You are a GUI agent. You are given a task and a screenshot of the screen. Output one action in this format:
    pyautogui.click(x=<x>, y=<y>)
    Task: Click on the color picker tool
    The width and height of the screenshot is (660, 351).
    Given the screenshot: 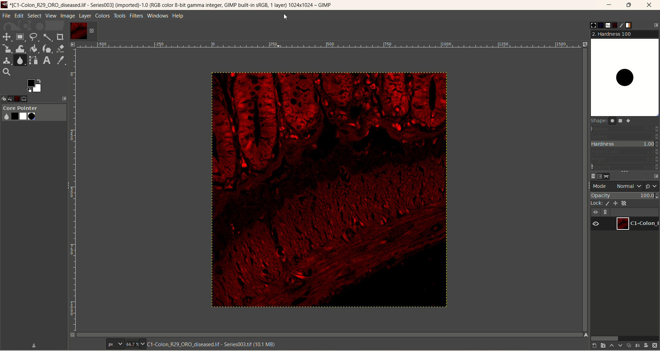 What is the action you would take?
    pyautogui.click(x=61, y=60)
    